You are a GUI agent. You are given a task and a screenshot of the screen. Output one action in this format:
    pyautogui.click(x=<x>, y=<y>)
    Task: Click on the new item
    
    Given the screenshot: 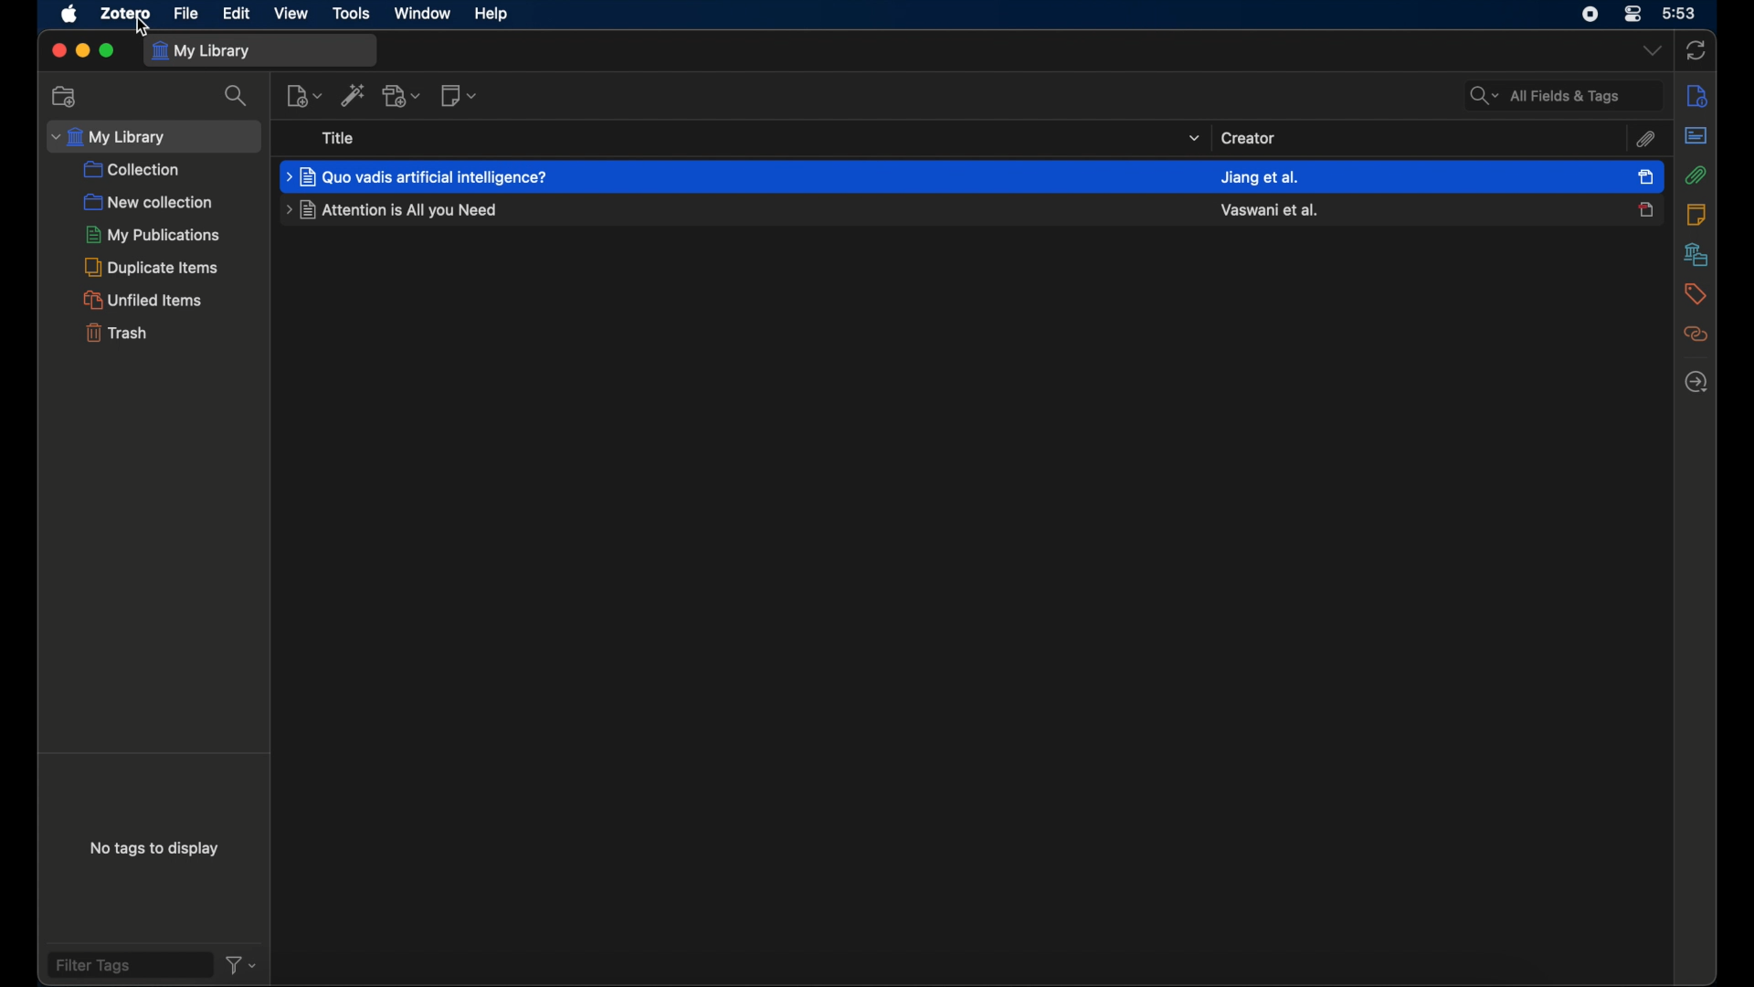 What is the action you would take?
    pyautogui.click(x=306, y=96)
    